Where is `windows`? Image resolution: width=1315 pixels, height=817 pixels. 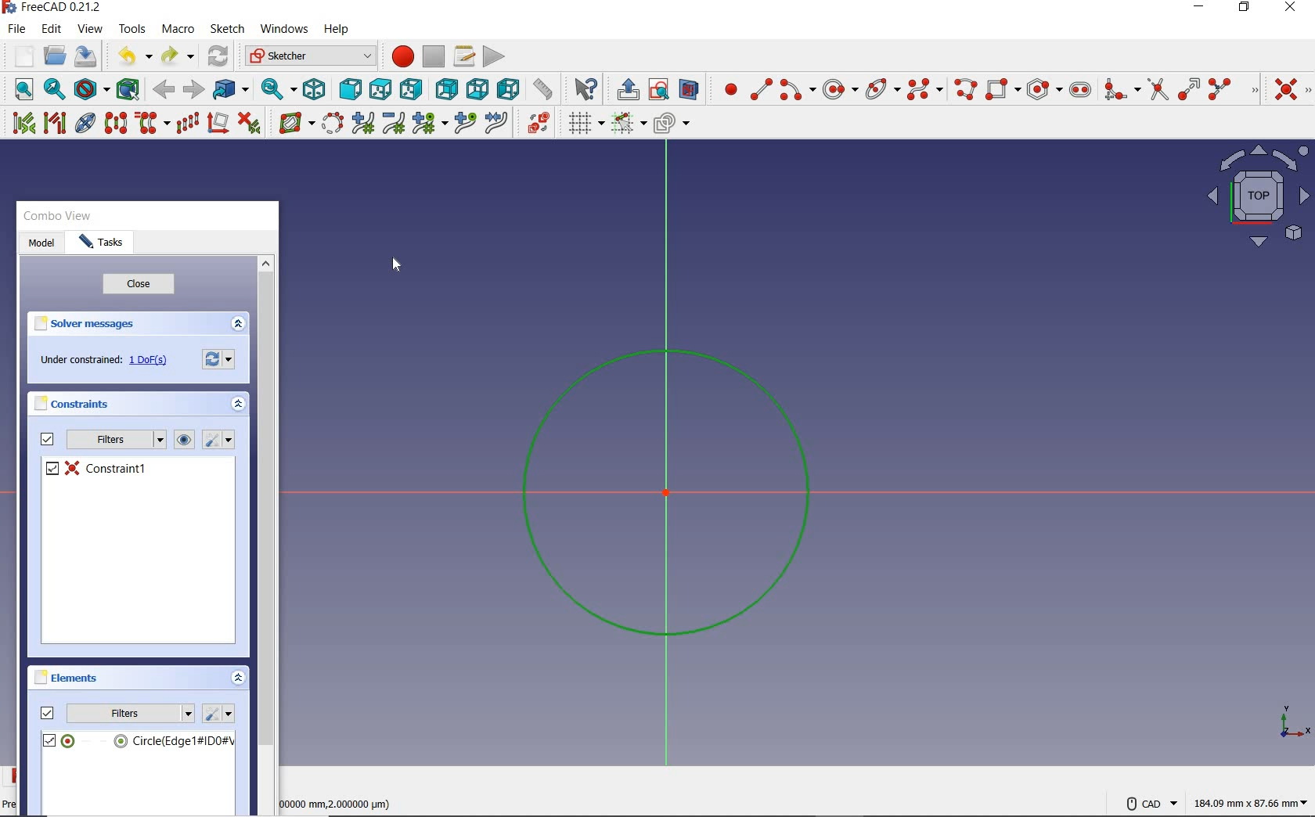
windows is located at coordinates (286, 29).